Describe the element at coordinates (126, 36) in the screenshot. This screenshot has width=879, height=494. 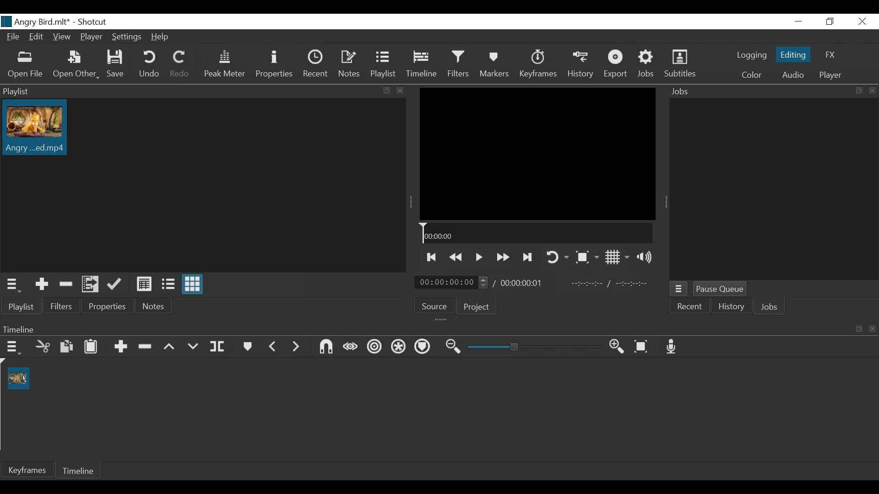
I see `Settings` at that location.